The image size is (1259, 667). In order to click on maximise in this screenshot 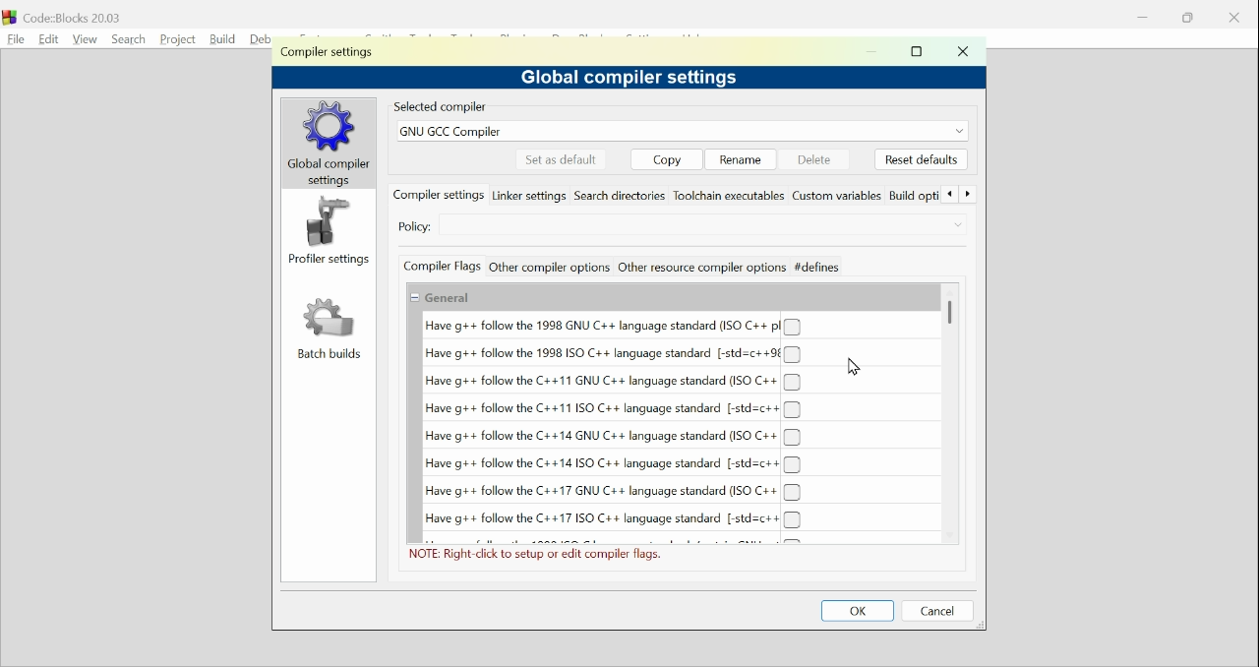, I will do `click(920, 53)`.